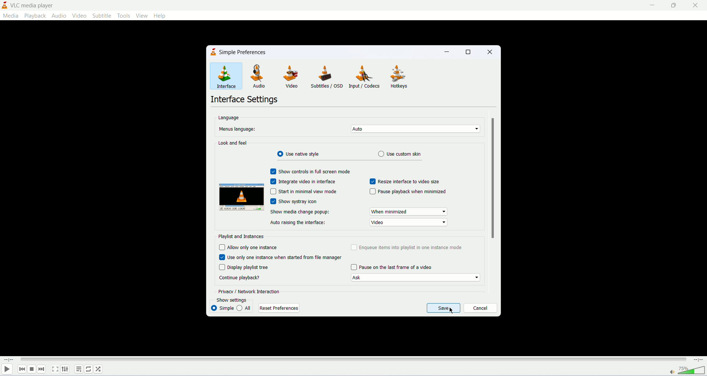 The width and height of the screenshot is (707, 376). What do you see at coordinates (246, 267) in the screenshot?
I see `display playlist tree` at bounding box center [246, 267].